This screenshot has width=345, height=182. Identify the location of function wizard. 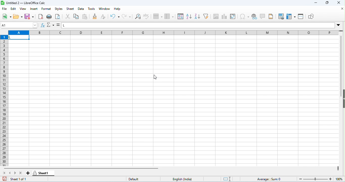
(43, 26).